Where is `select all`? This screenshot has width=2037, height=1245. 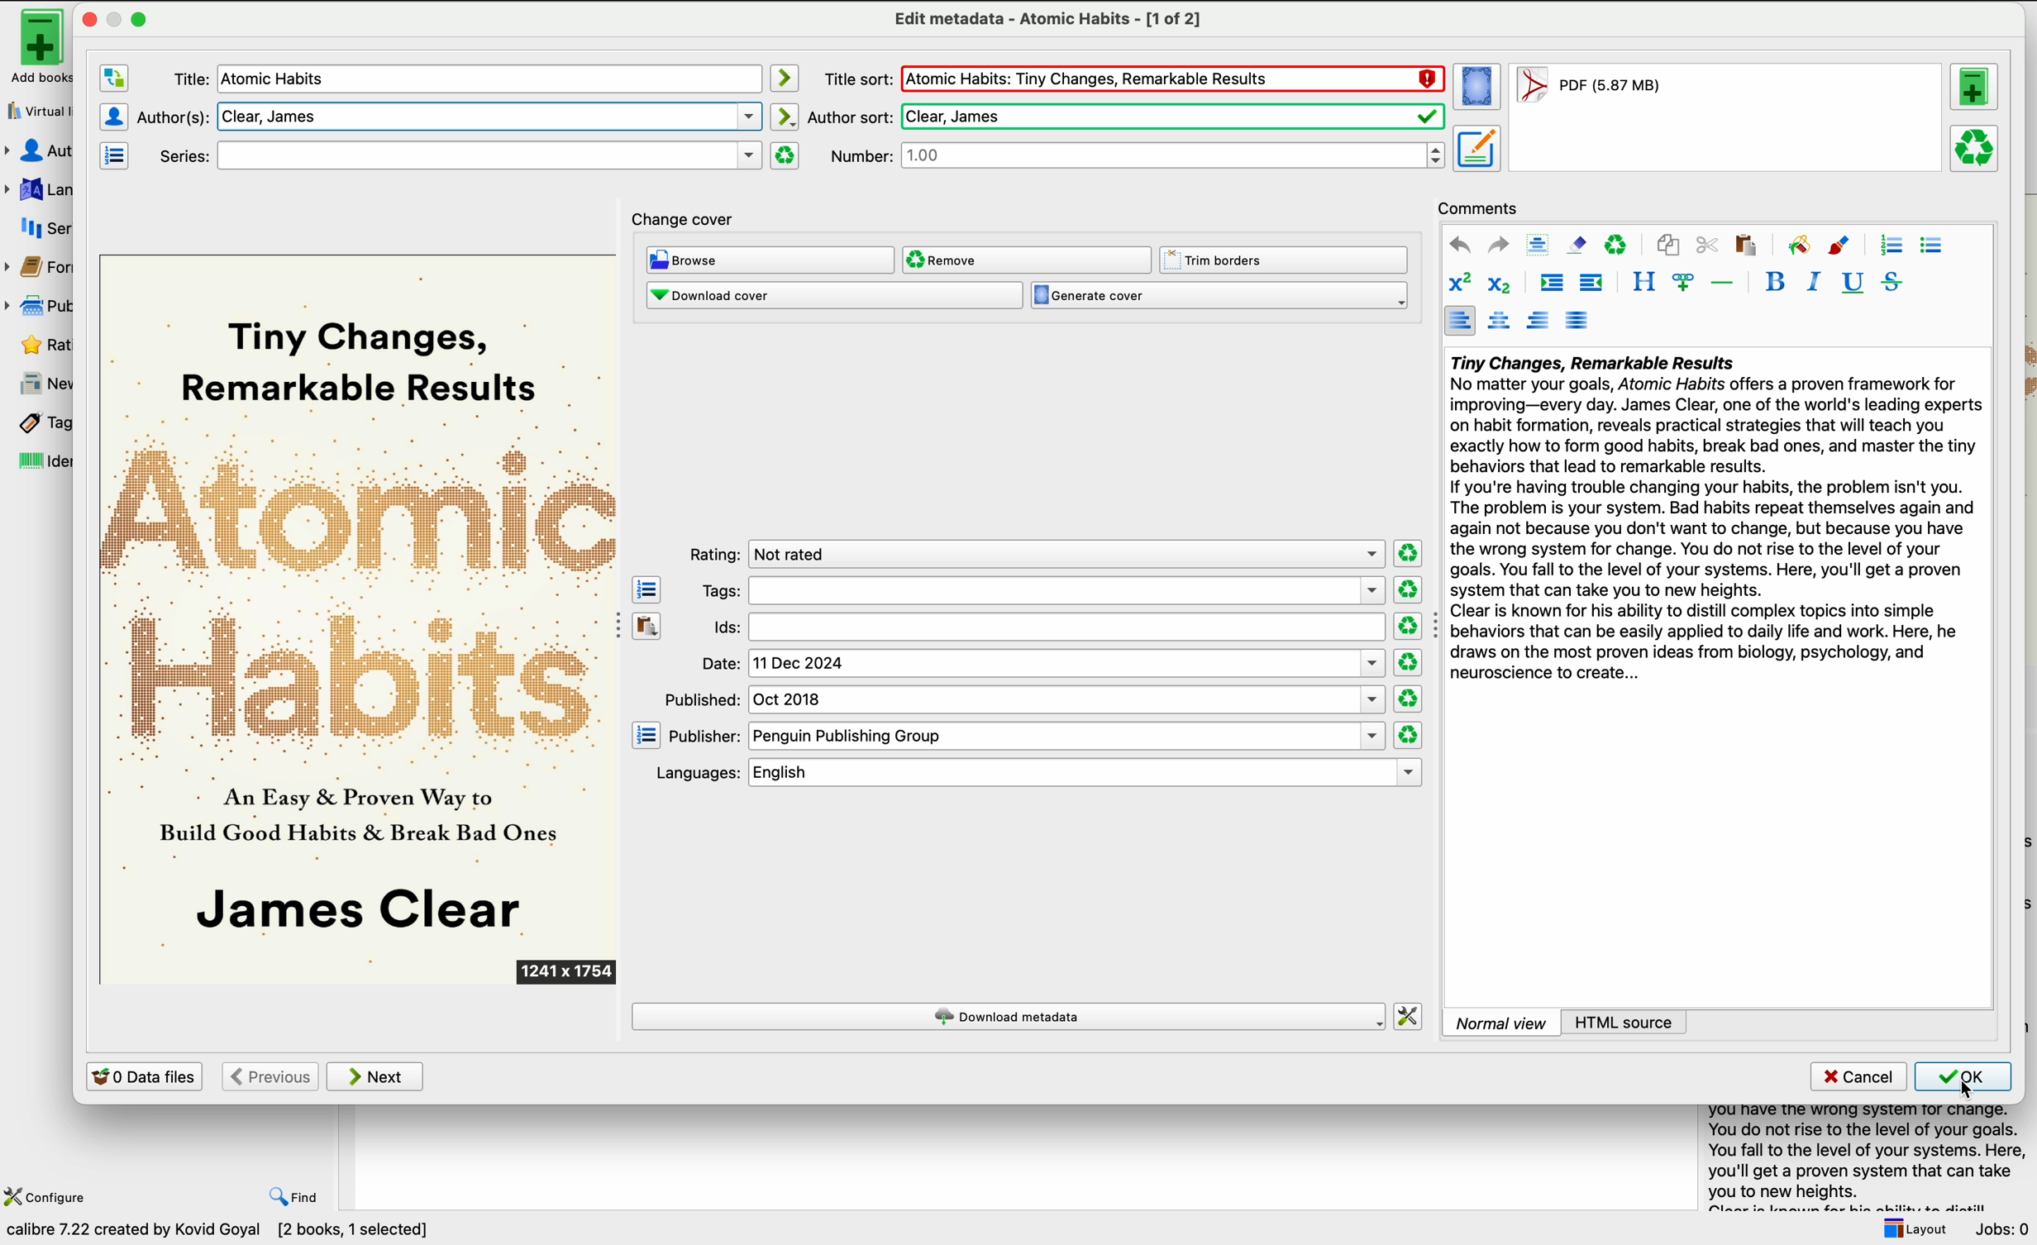 select all is located at coordinates (1538, 244).